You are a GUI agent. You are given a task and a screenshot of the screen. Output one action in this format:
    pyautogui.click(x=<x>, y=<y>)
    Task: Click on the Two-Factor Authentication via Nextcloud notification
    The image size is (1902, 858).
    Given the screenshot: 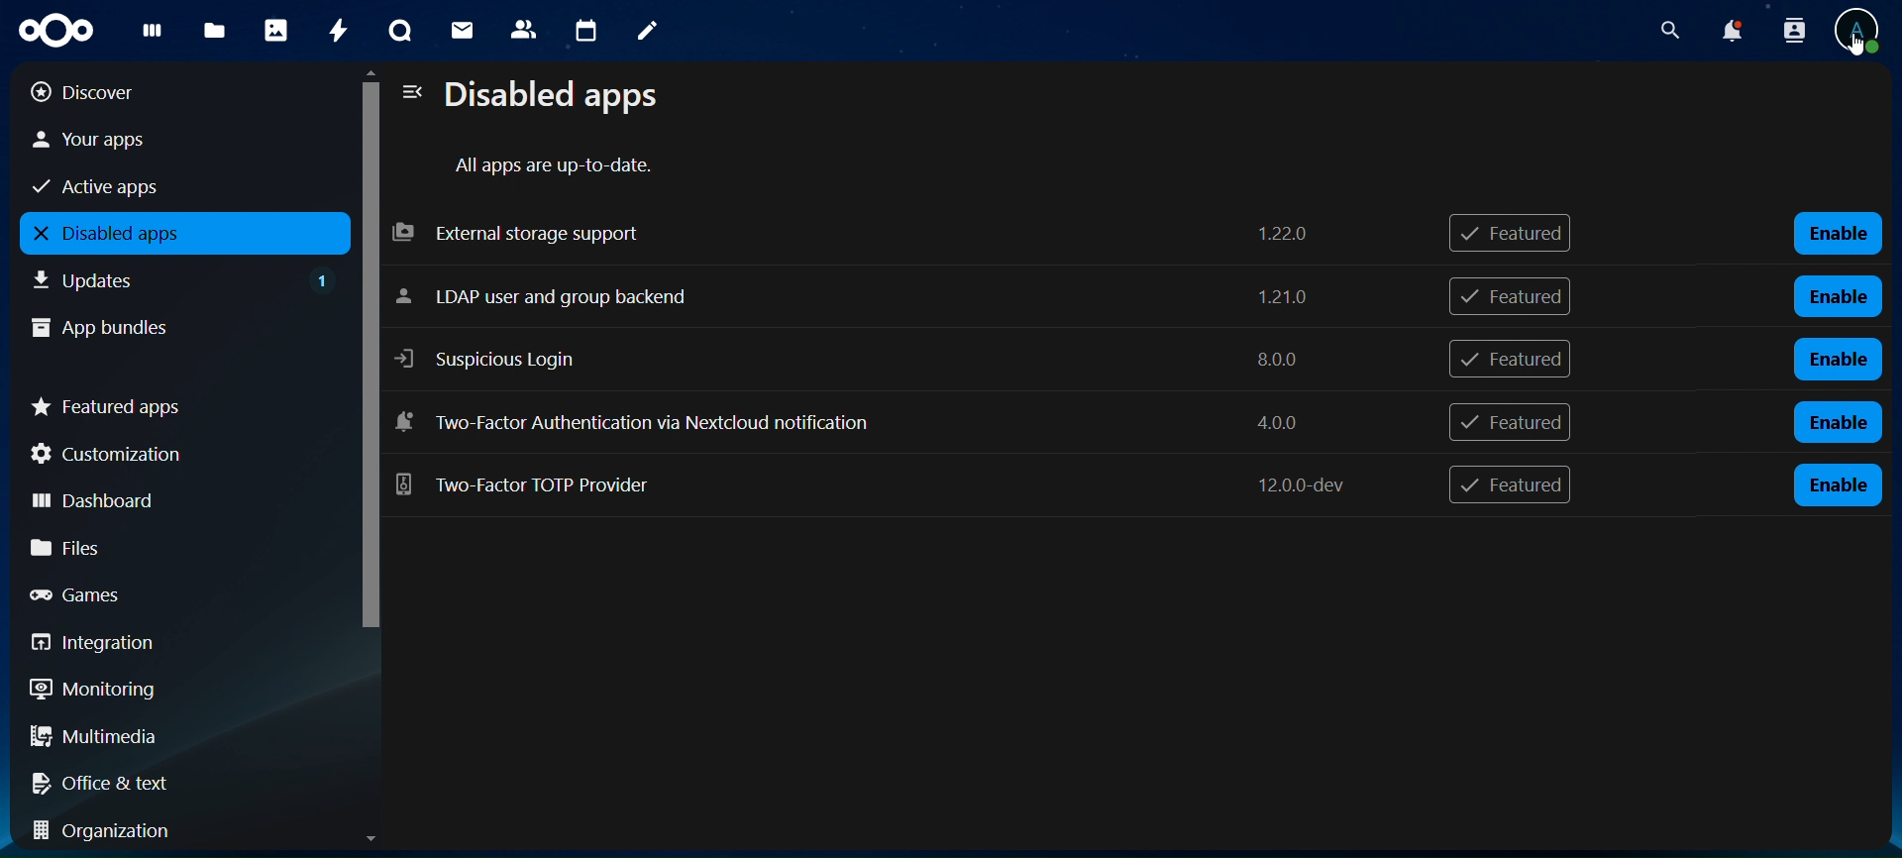 What is the action you would take?
    pyautogui.click(x=876, y=426)
    